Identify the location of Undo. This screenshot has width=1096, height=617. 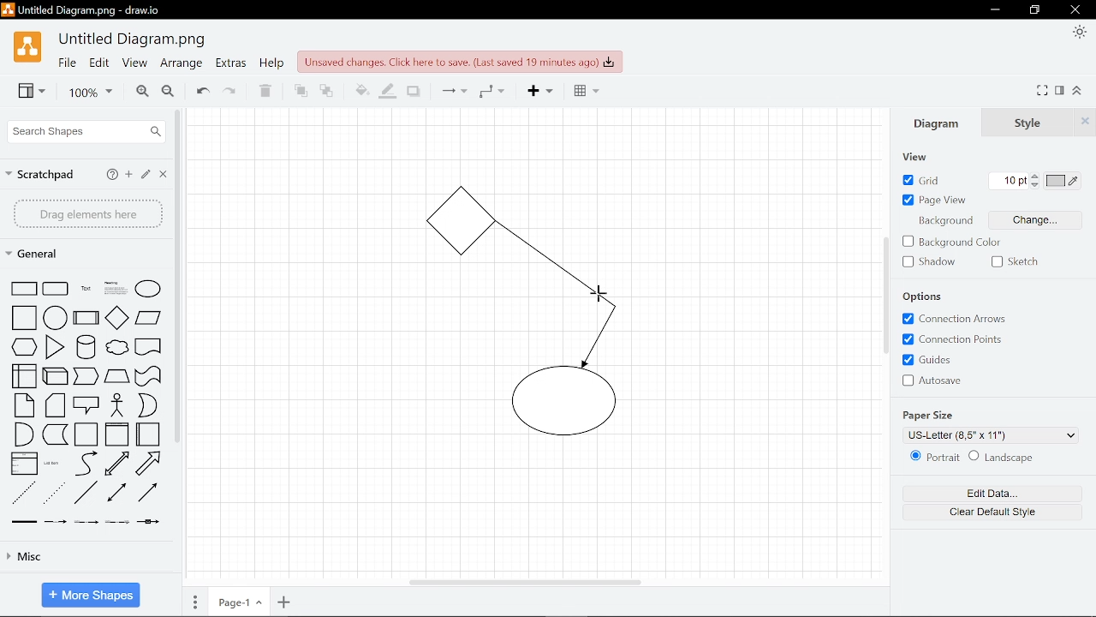
(200, 91).